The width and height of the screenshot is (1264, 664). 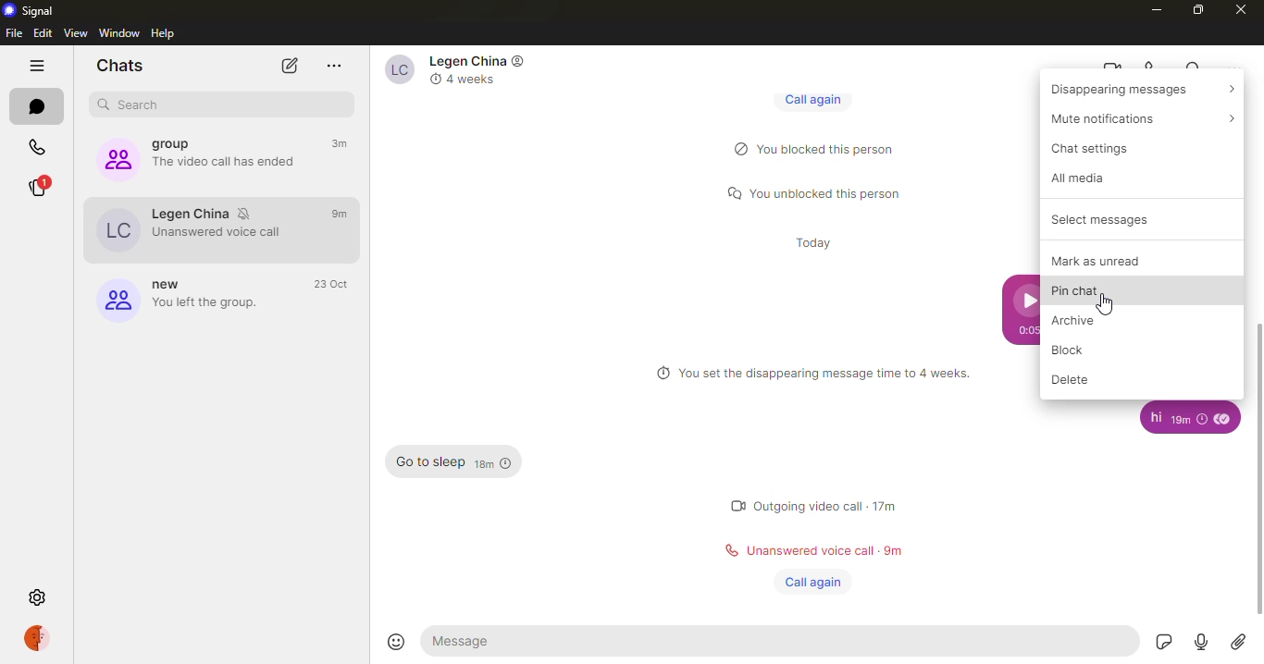 I want to click on status message, so click(x=788, y=508).